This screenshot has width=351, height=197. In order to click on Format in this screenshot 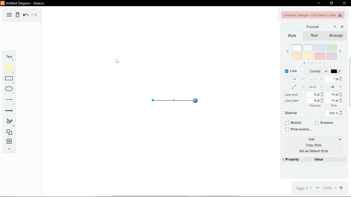, I will do `click(310, 27)`.